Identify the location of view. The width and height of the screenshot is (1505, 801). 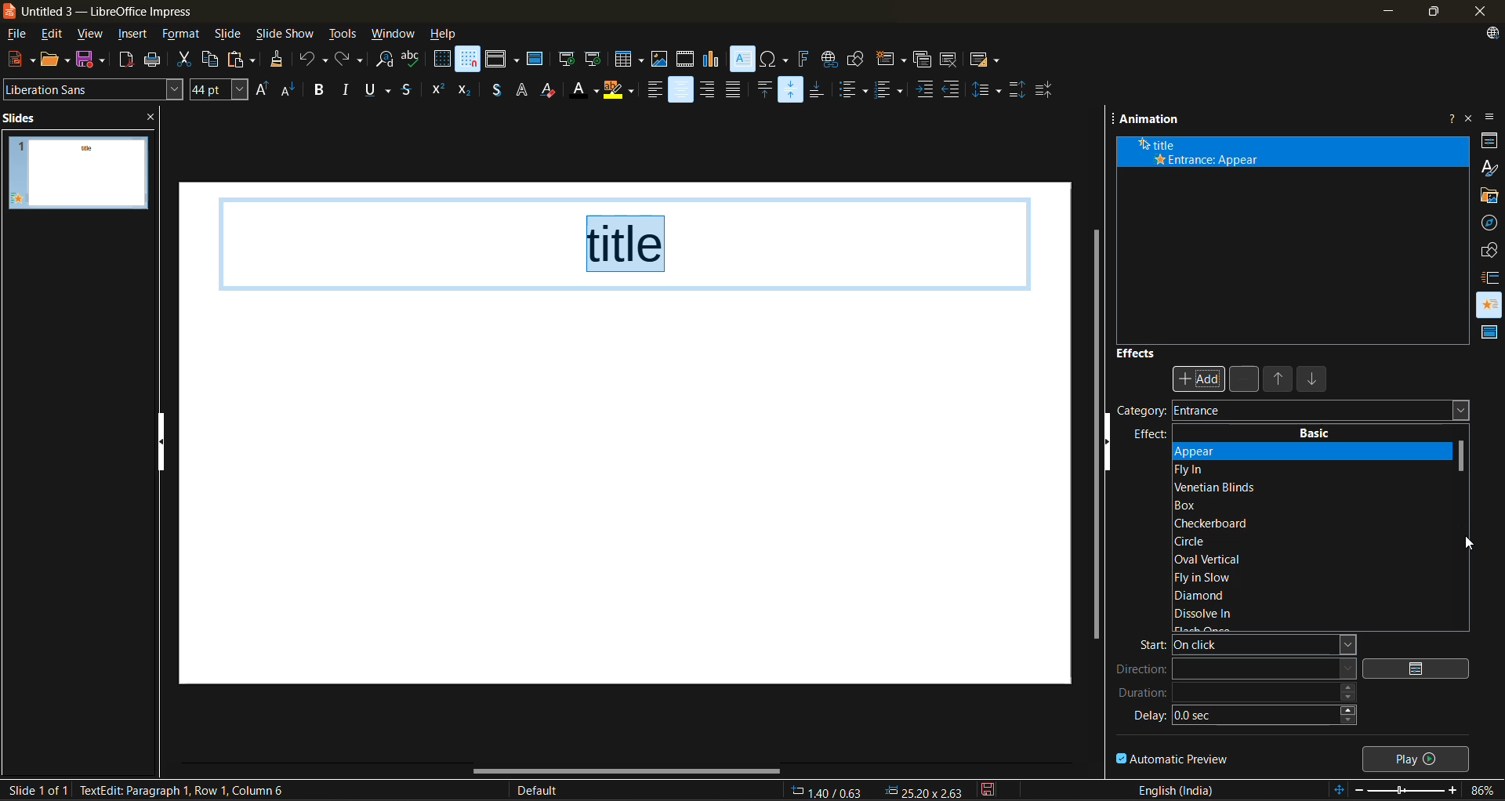
(93, 35).